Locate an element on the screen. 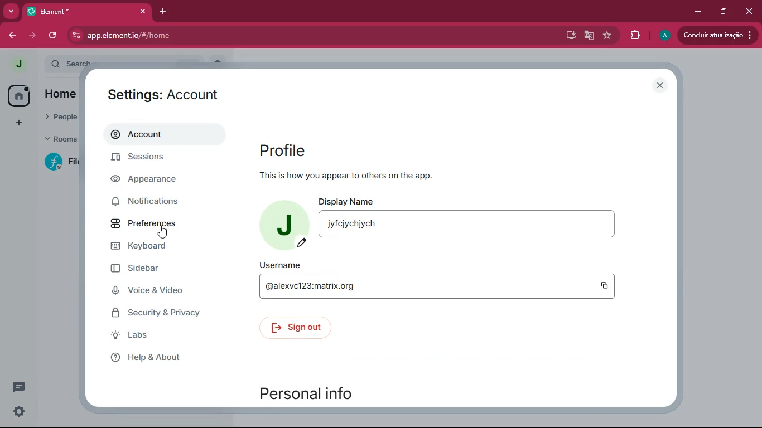  edit username is located at coordinates (406, 286).